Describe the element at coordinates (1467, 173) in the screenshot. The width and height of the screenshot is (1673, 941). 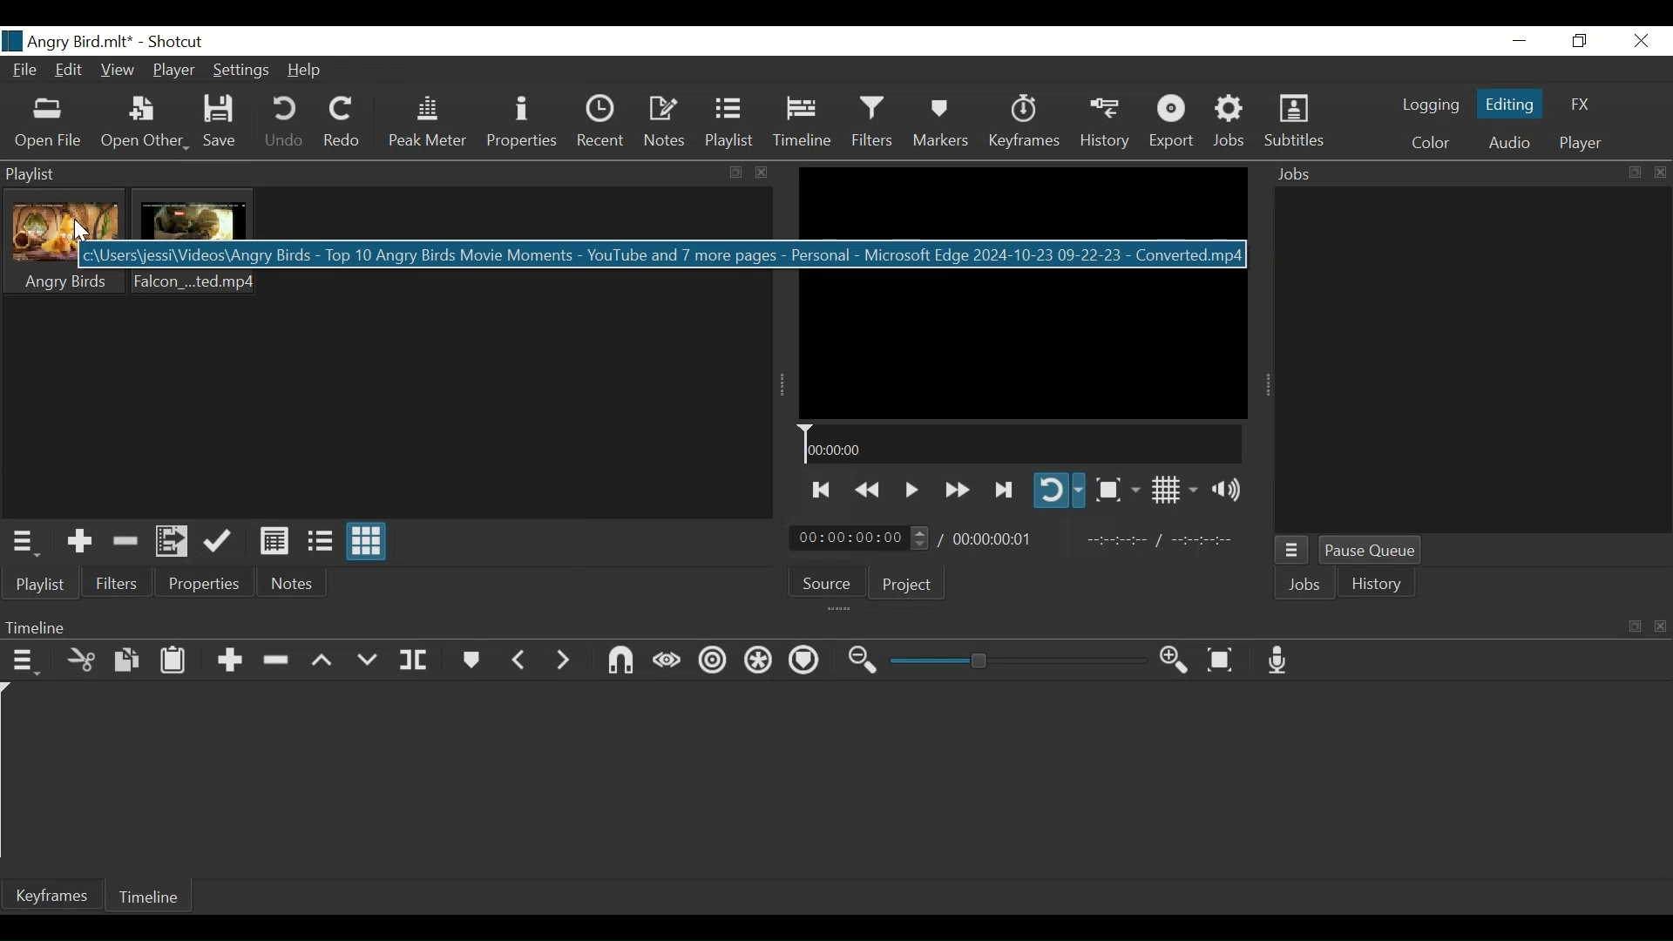
I see `Jobs Panel` at that location.